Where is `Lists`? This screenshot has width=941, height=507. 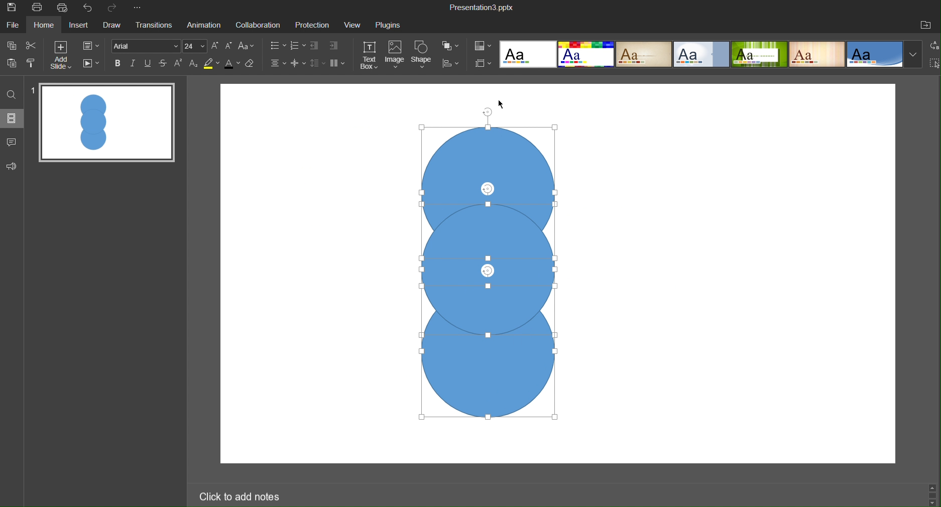 Lists is located at coordinates (285, 46).